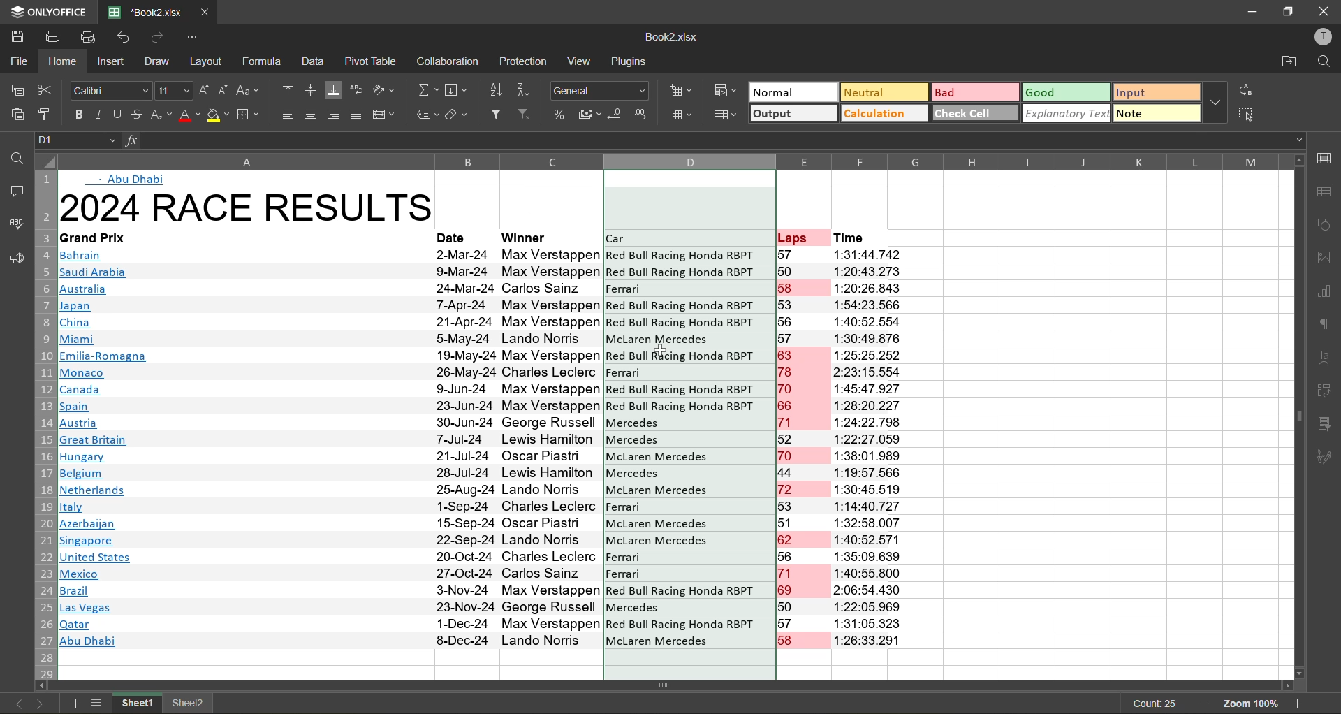 The image size is (1341, 714). I want to click on zoom 100%, so click(1254, 706).